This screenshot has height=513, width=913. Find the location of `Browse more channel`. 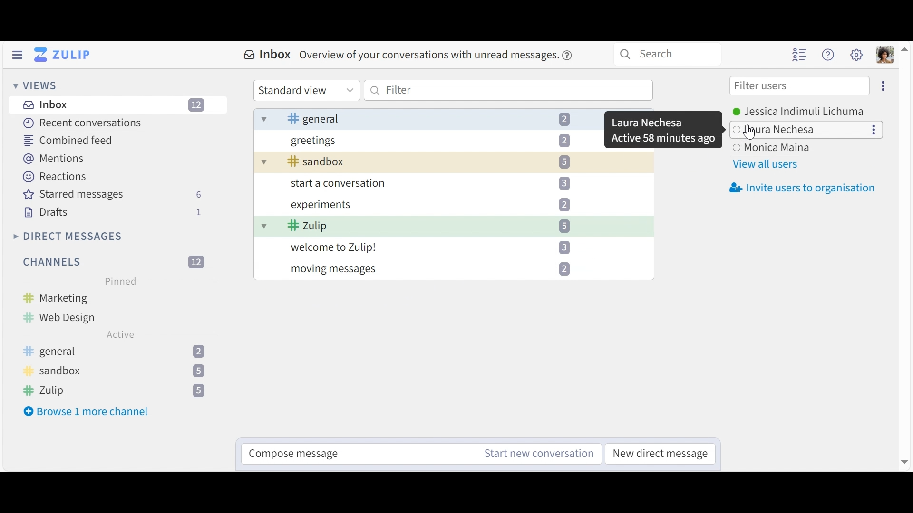

Browse more channel is located at coordinates (86, 412).